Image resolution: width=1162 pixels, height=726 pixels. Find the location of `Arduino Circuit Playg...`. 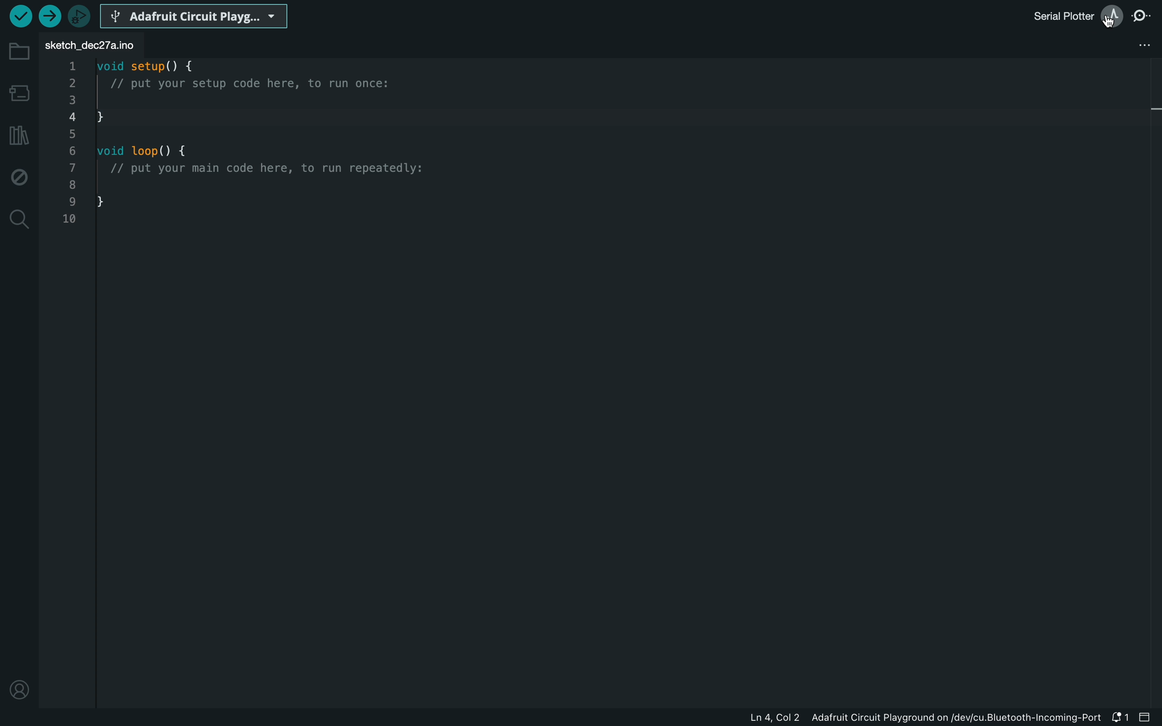

Arduino Circuit Playg... is located at coordinates (195, 16).